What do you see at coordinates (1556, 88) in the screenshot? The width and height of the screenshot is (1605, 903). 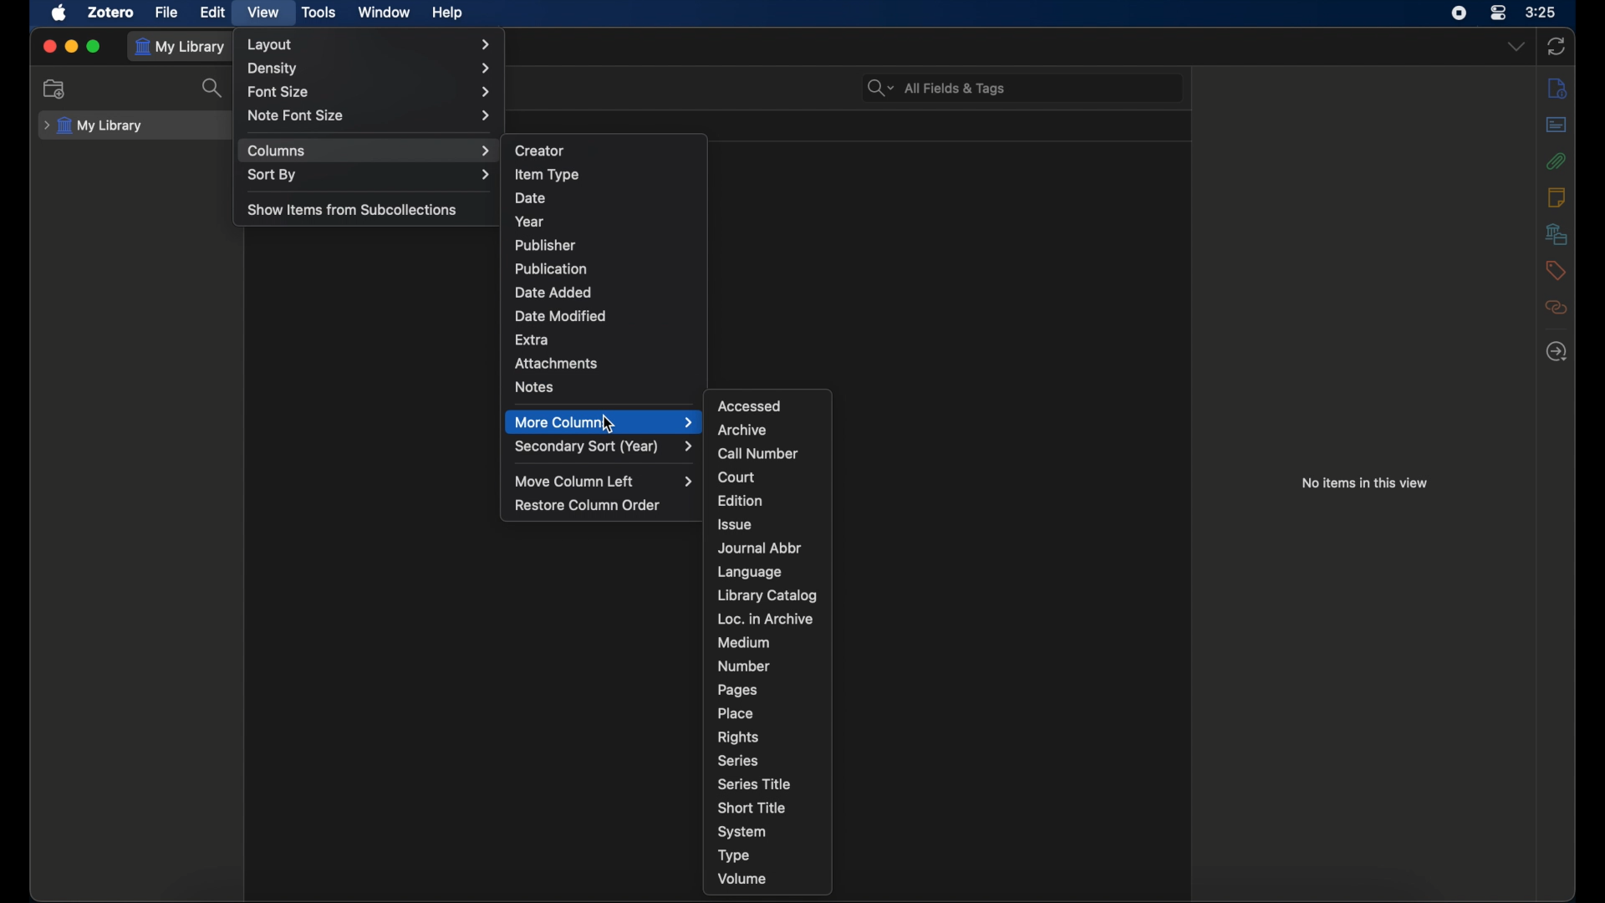 I see `info` at bounding box center [1556, 88].